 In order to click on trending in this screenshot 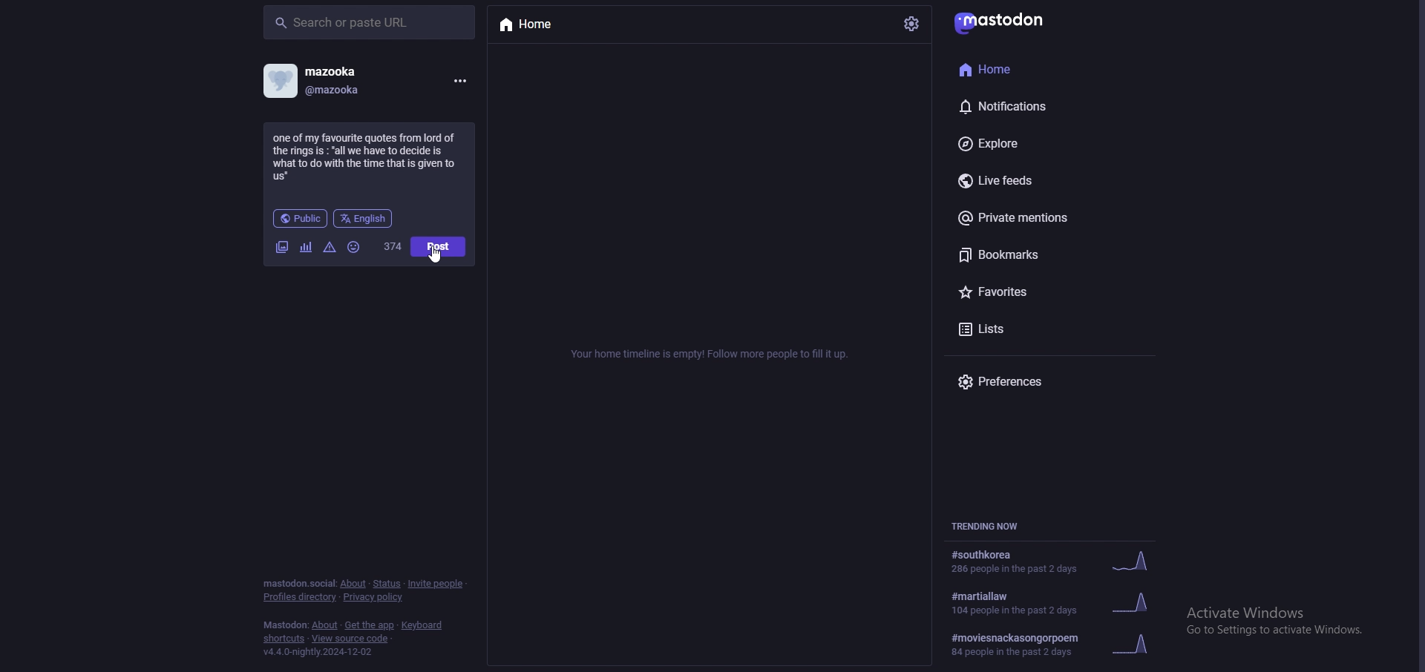, I will do `click(1052, 561)`.